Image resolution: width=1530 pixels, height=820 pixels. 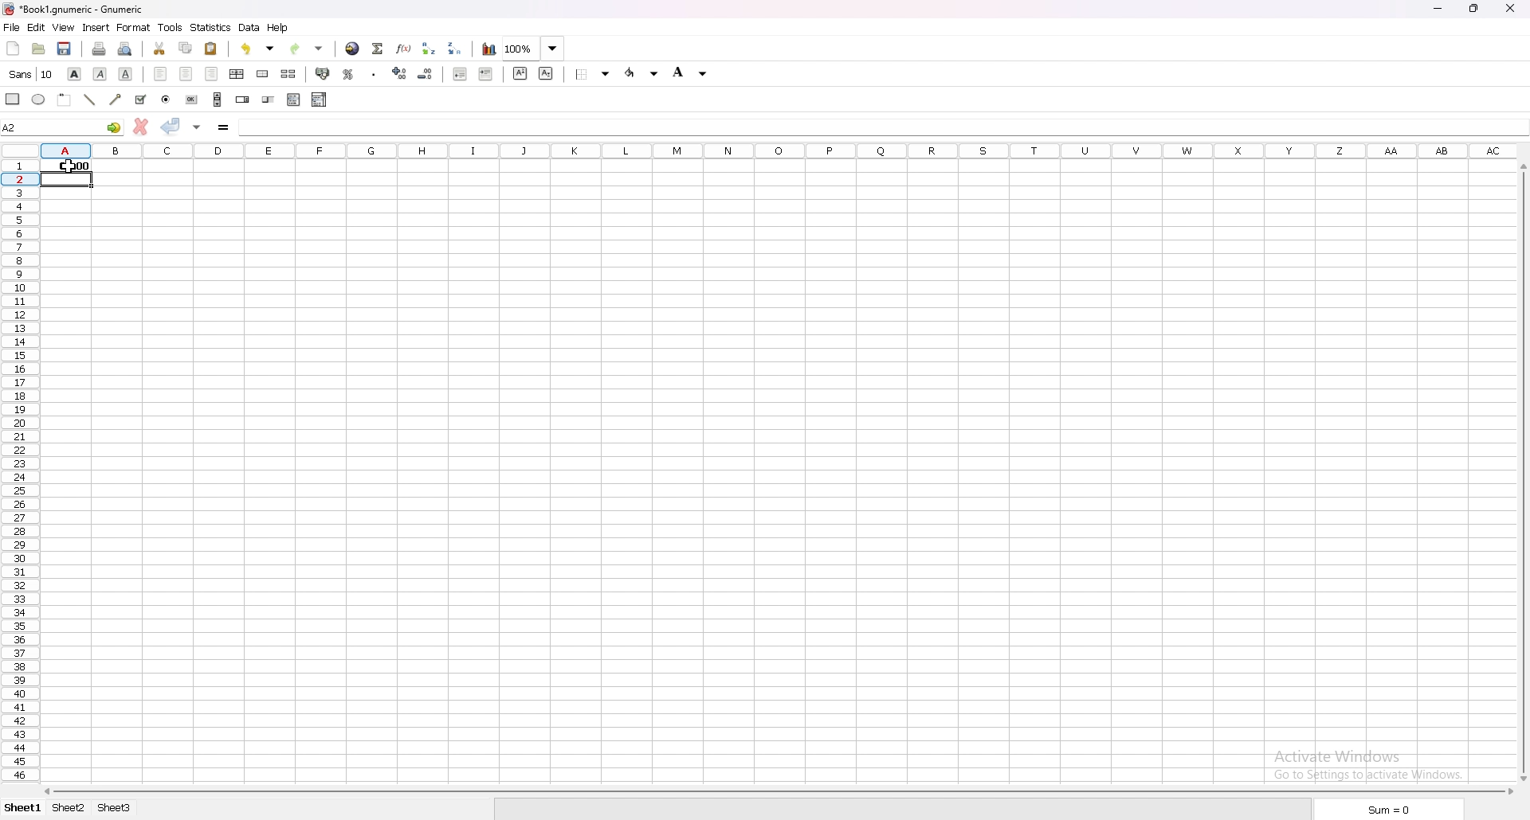 What do you see at coordinates (186, 74) in the screenshot?
I see `center` at bounding box center [186, 74].